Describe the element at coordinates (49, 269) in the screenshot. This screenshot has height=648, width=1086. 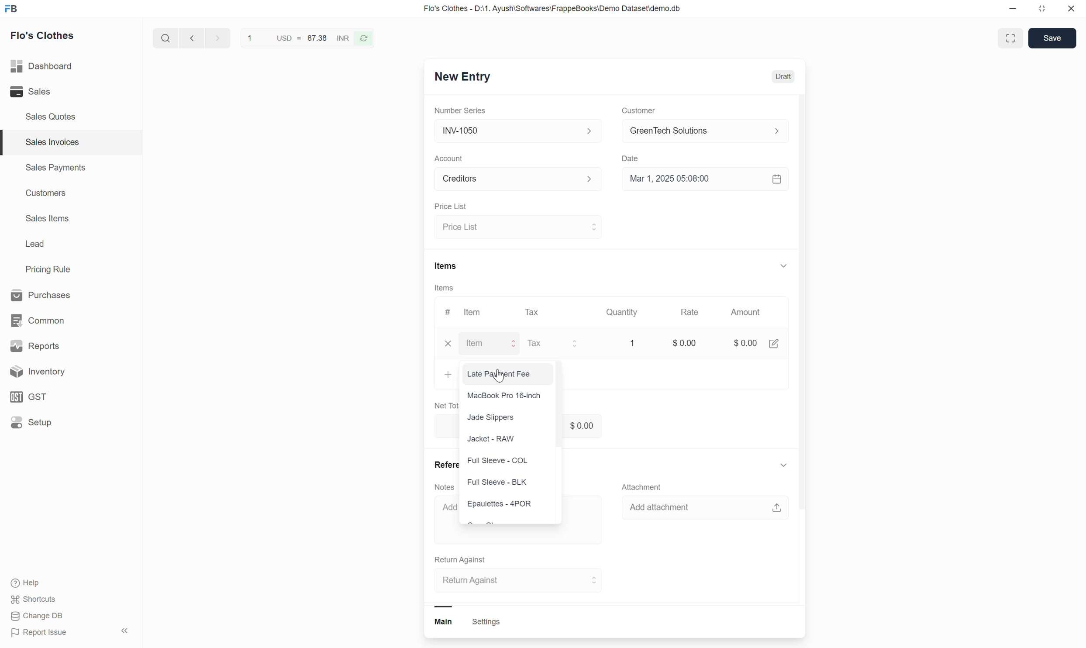
I see `Pricing Rule` at that location.